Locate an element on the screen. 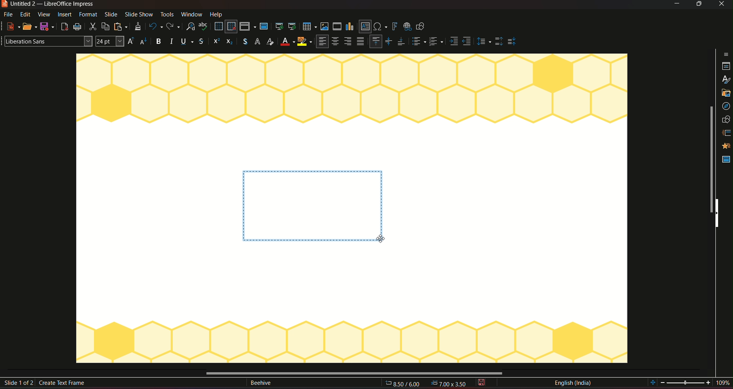  open is located at coordinates (30, 26).